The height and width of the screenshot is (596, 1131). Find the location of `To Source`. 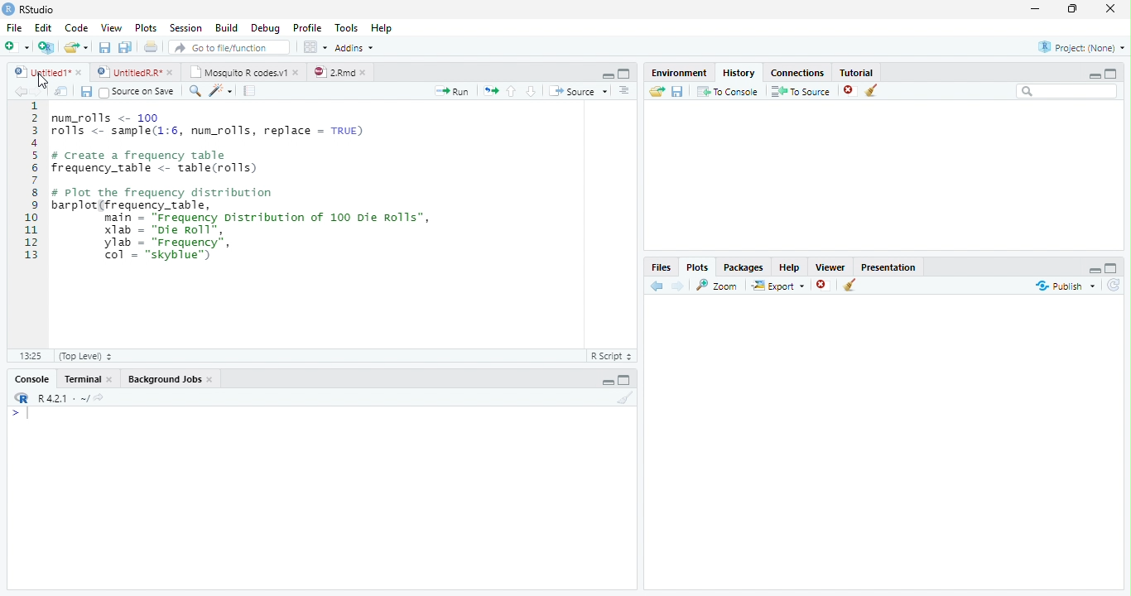

To Source is located at coordinates (801, 91).